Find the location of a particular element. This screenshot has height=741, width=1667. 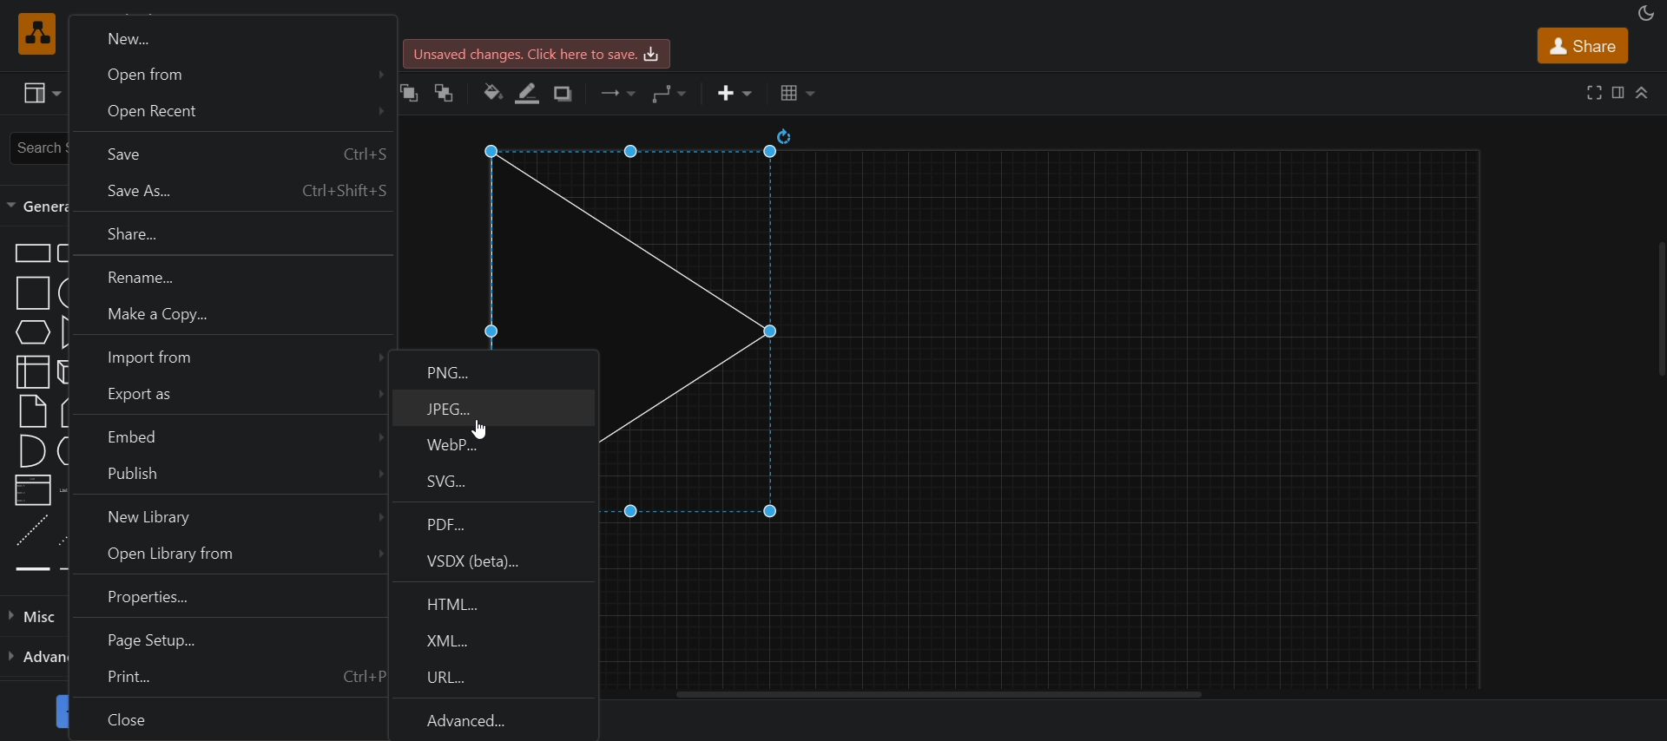

vsdx is located at coordinates (497, 562).